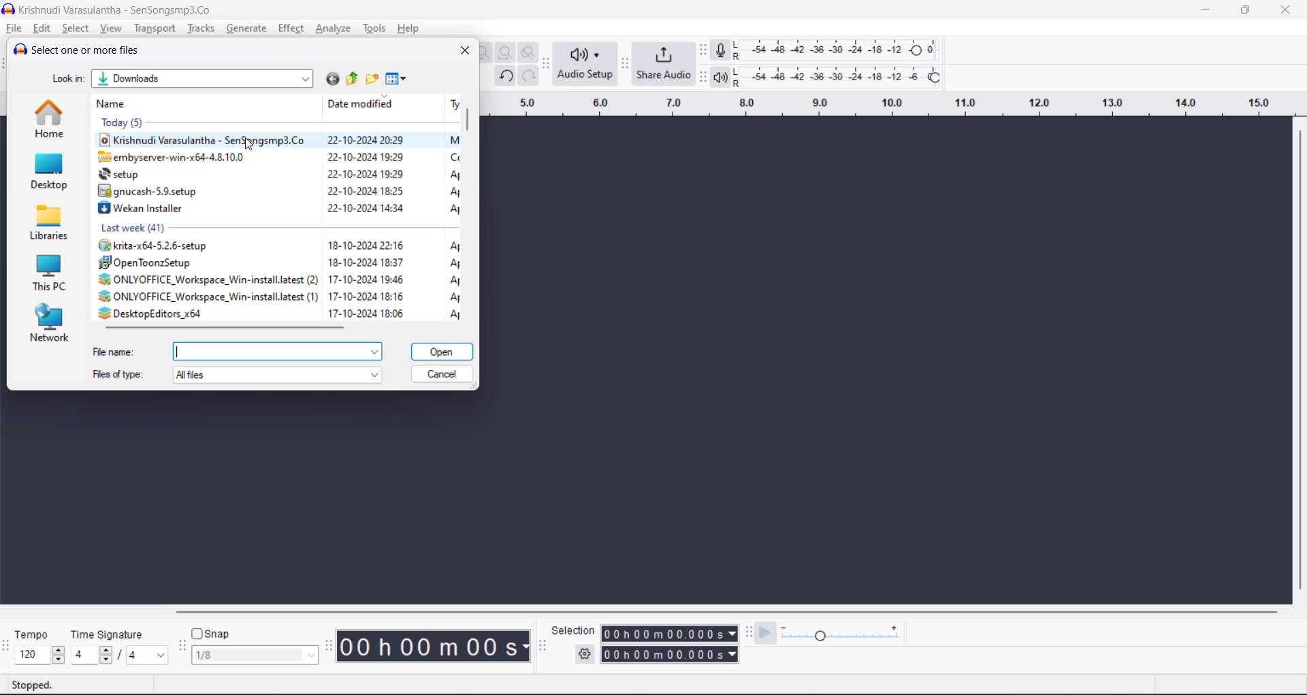 The height and width of the screenshot is (695, 1307). I want to click on view, so click(113, 29).